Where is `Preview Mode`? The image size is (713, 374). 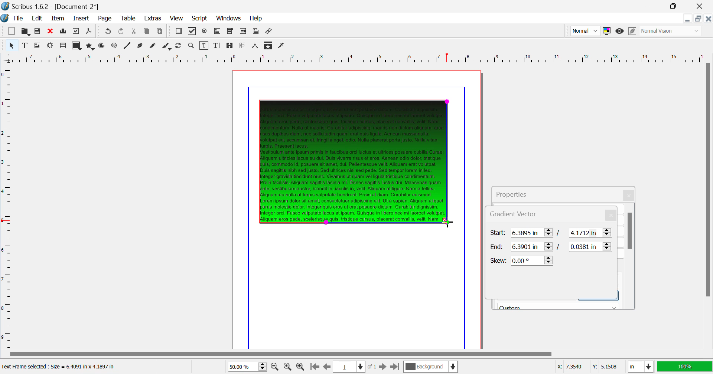
Preview Mode is located at coordinates (620, 32).